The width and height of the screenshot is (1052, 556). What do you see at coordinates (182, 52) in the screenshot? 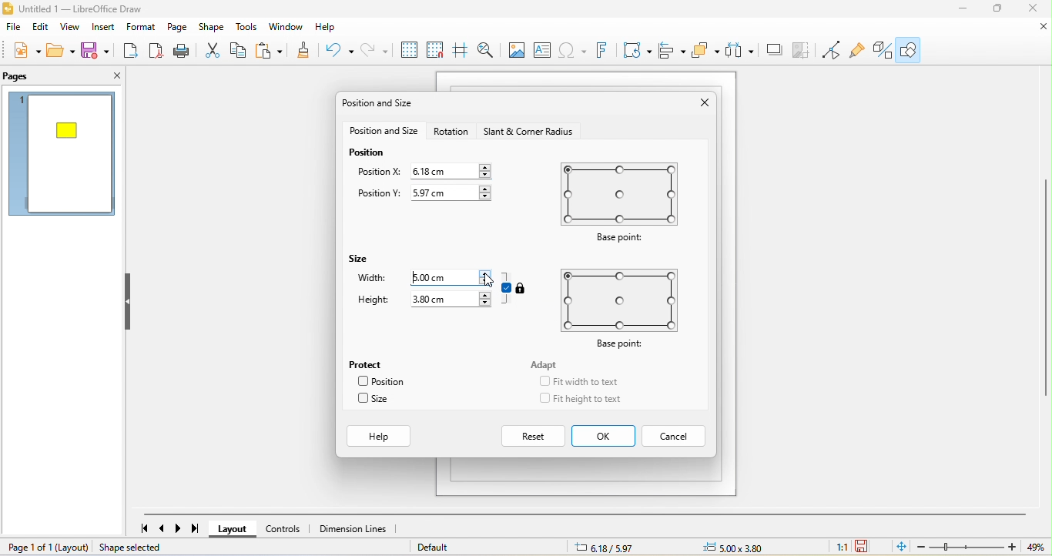
I see `print` at bounding box center [182, 52].